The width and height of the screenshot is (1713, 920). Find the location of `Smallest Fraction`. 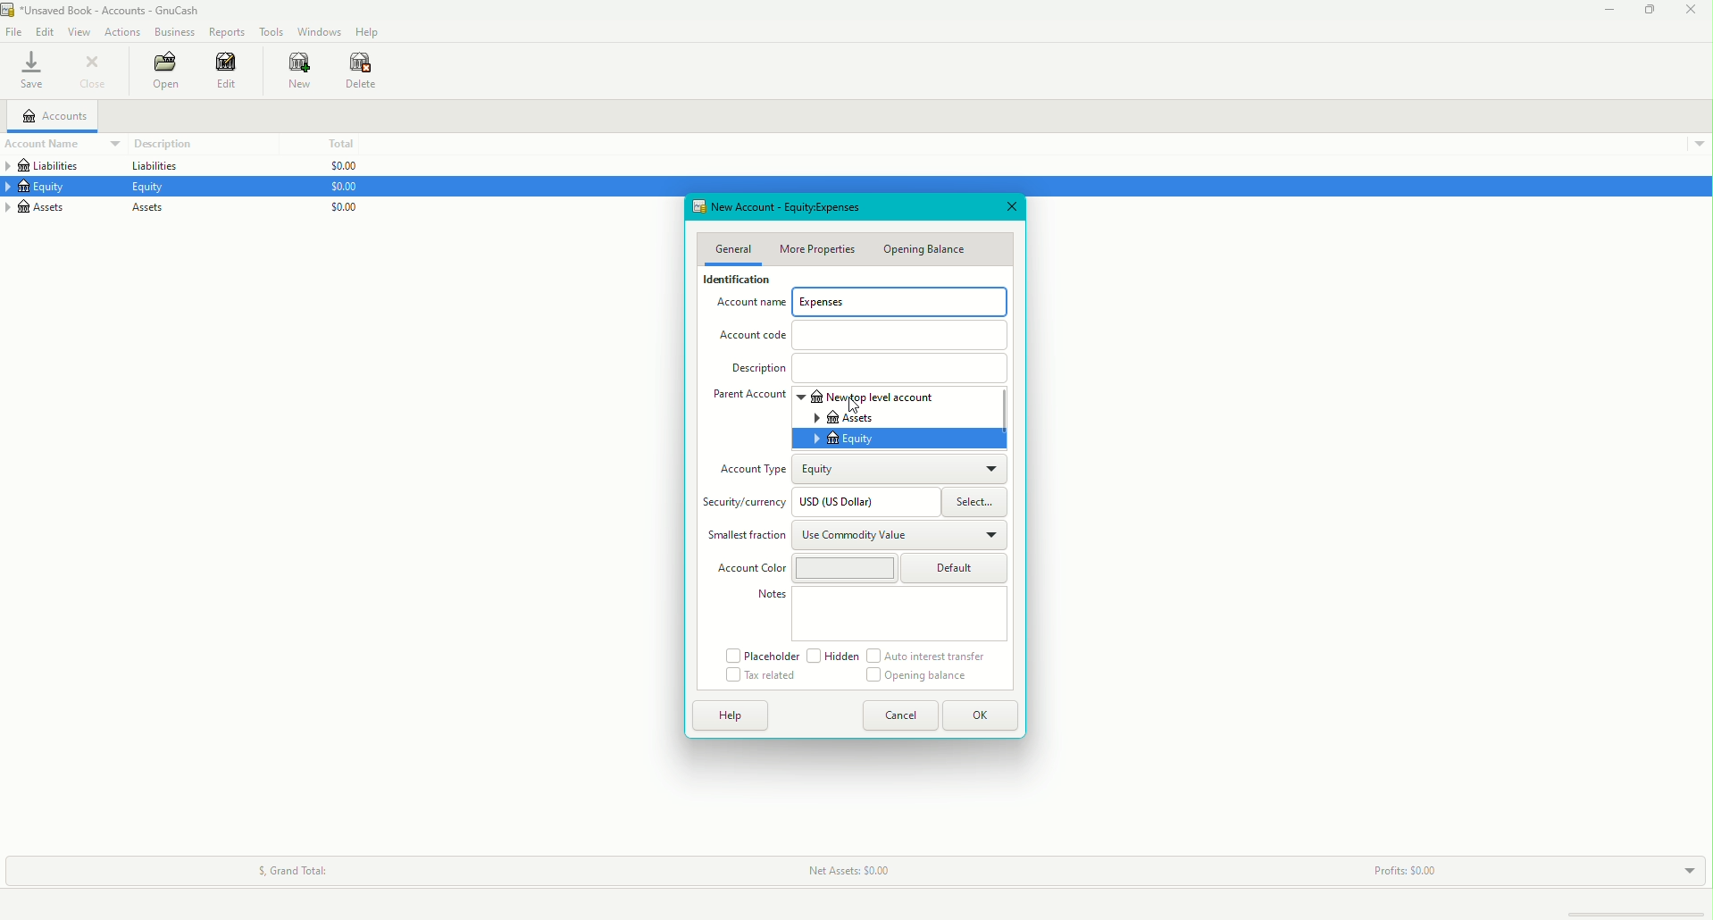

Smallest Fraction is located at coordinates (746, 535).